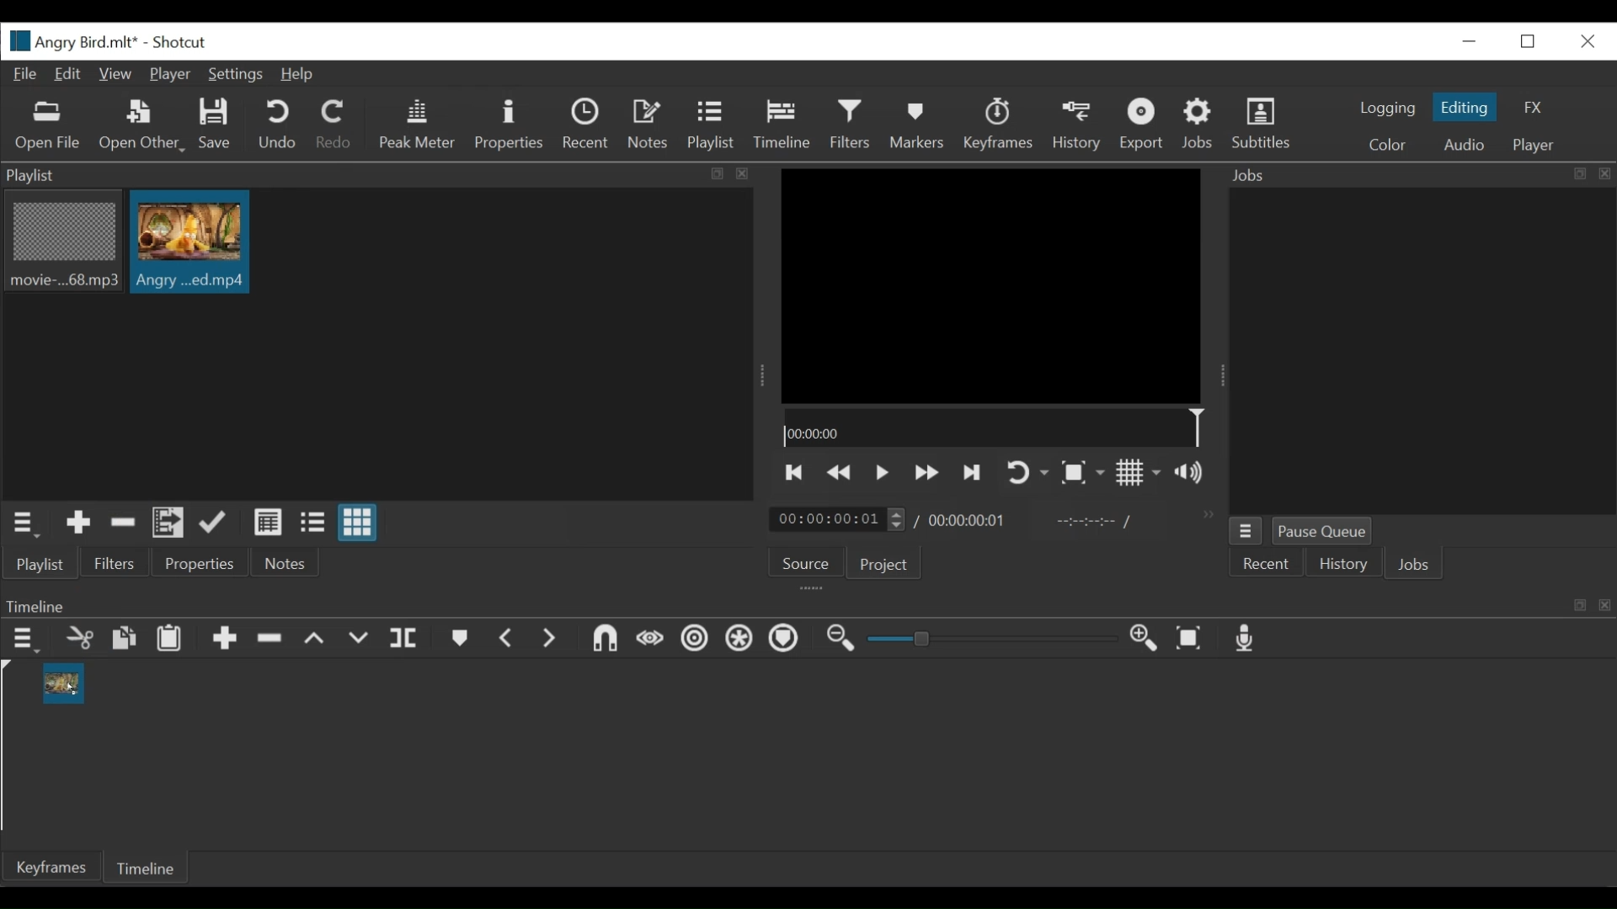 The width and height of the screenshot is (1617, 909). I want to click on Color, so click(1391, 144).